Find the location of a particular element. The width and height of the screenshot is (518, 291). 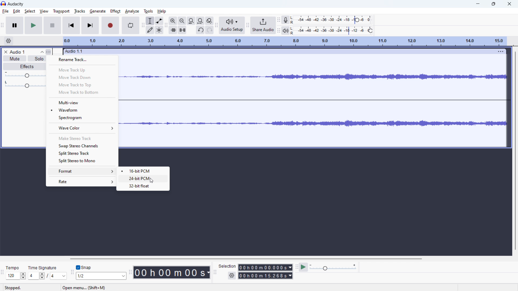

playback meter toolbar is located at coordinates (278, 30).